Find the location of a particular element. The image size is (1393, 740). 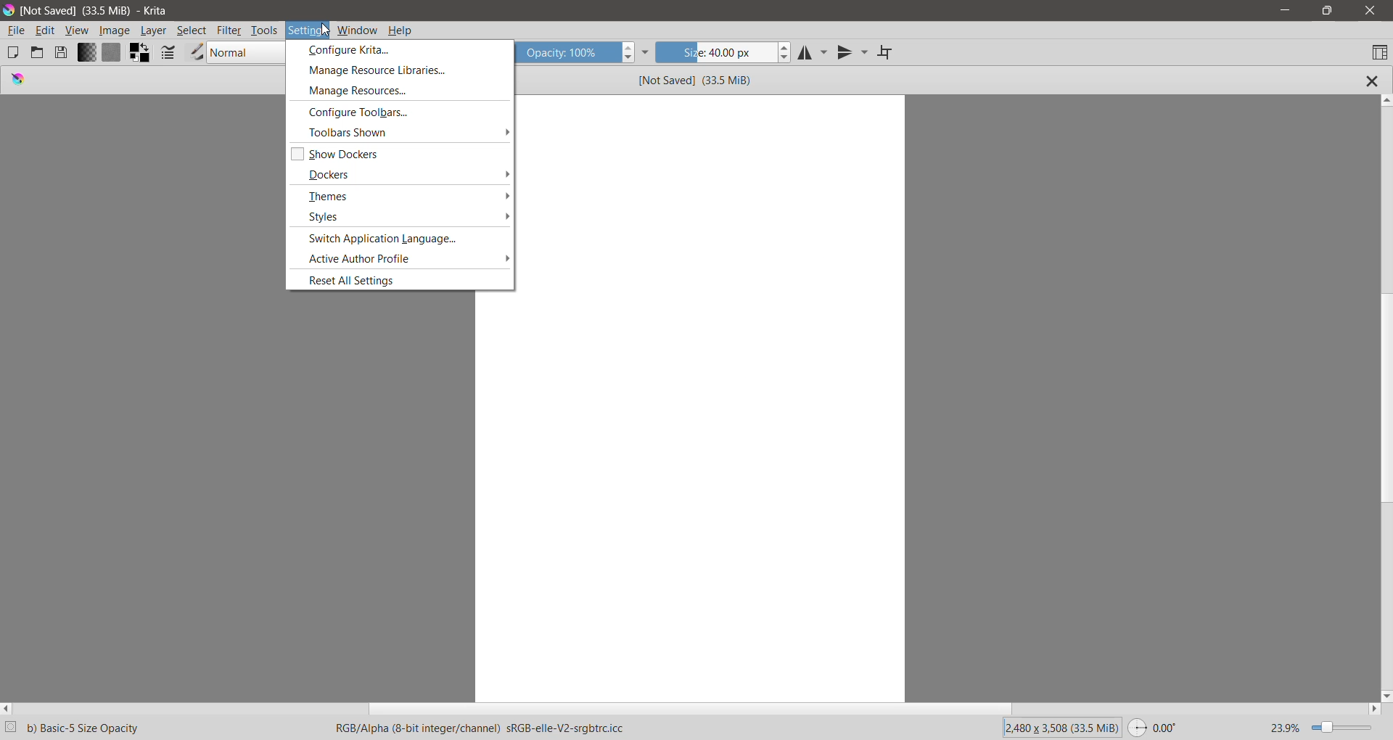

Edit brush settings is located at coordinates (168, 52).